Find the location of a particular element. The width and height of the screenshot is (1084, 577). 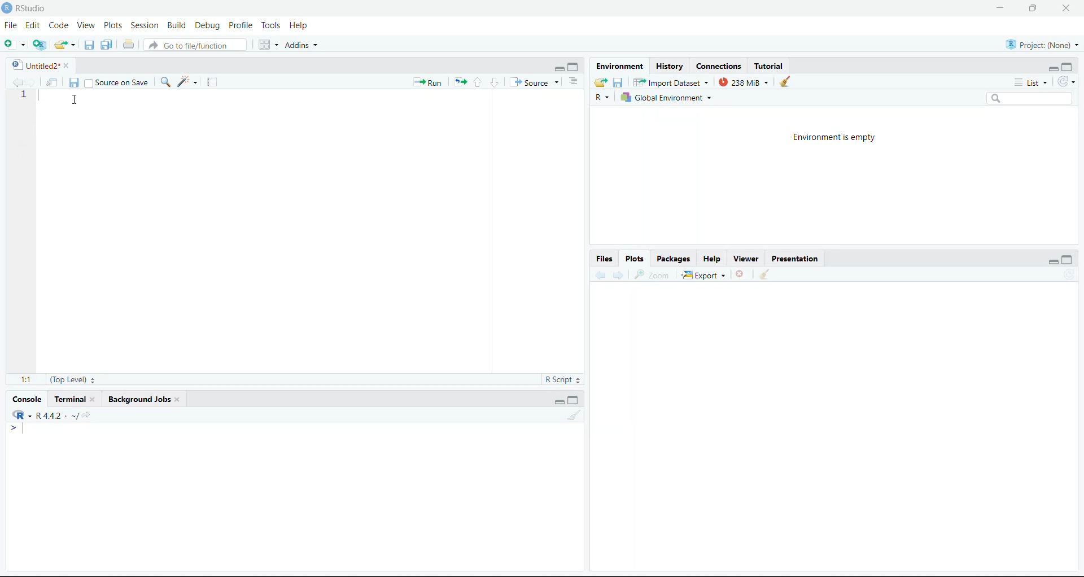

RStudio is located at coordinates (32, 8).